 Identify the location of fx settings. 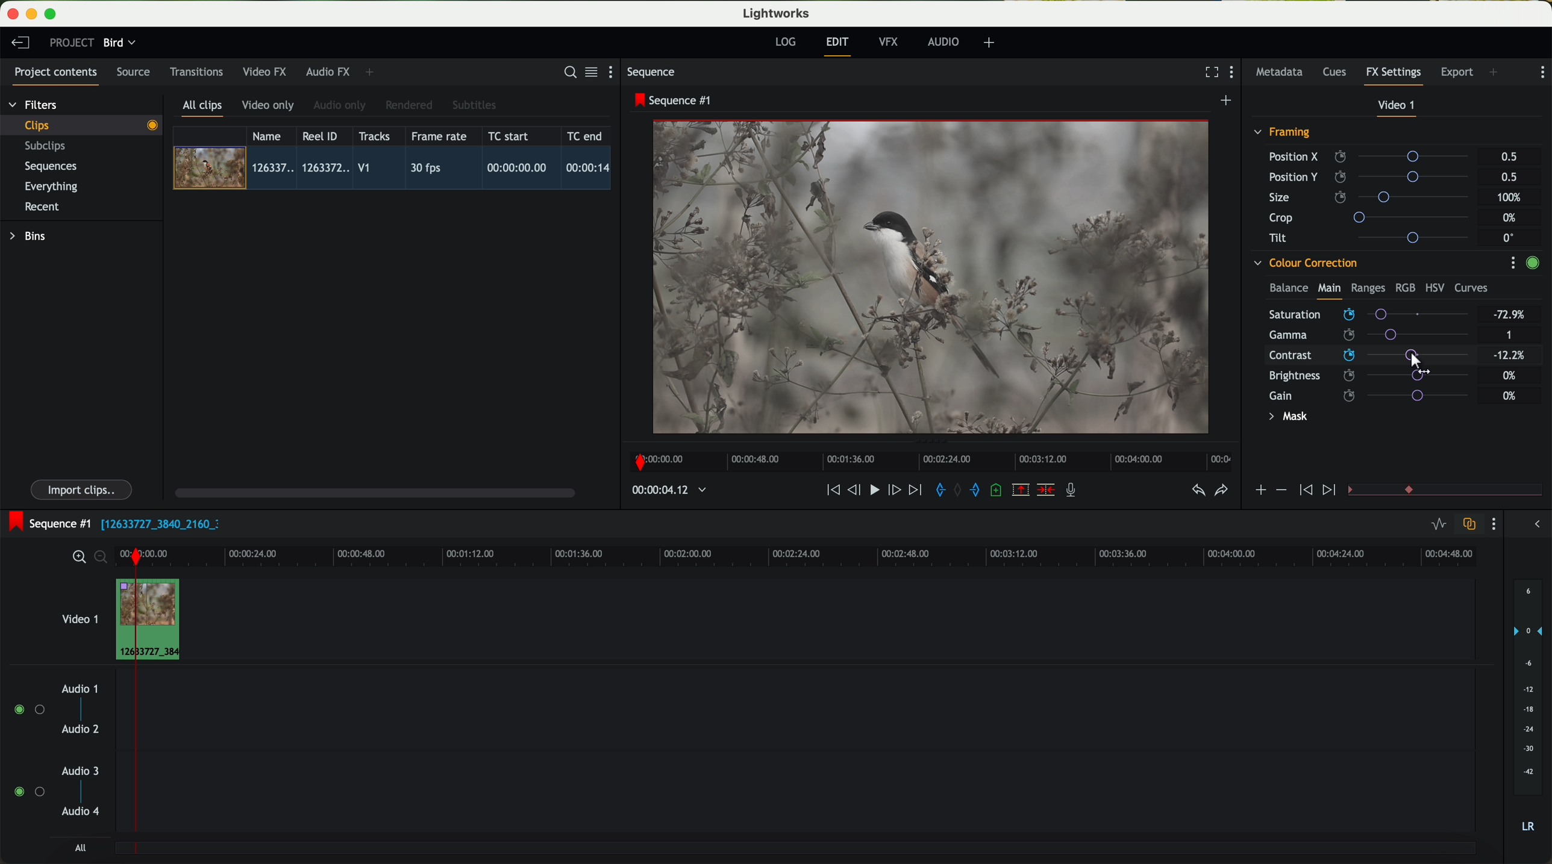
(1393, 76).